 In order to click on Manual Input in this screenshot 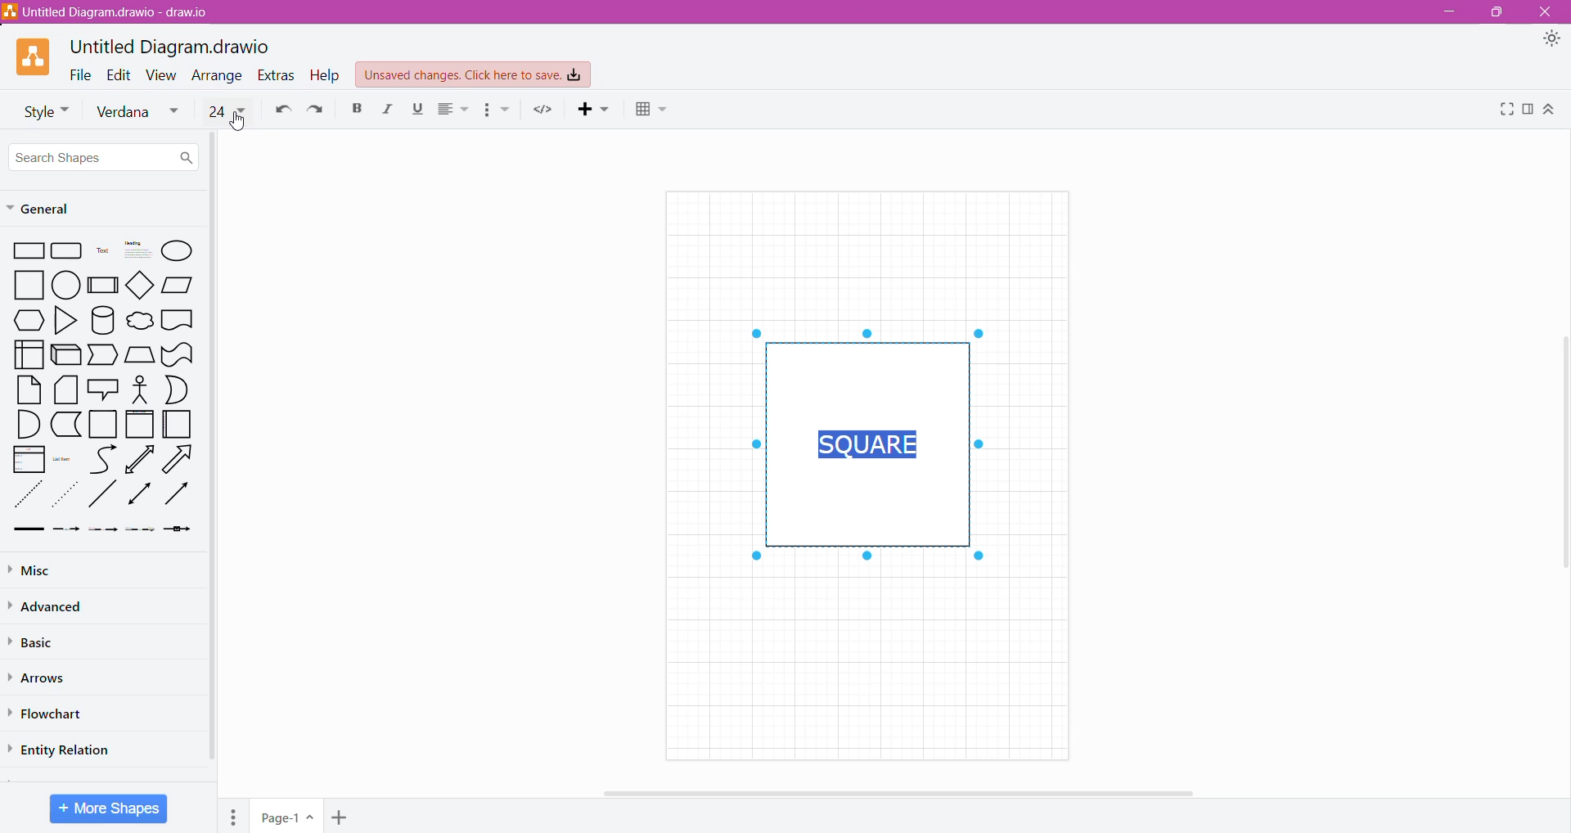, I will do `click(141, 353)`.